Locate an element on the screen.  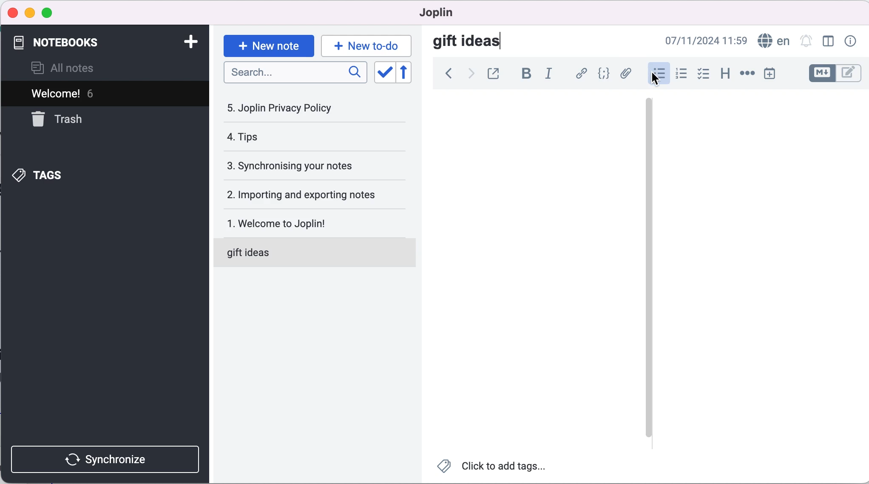
welcome to joplin! is located at coordinates (309, 223).